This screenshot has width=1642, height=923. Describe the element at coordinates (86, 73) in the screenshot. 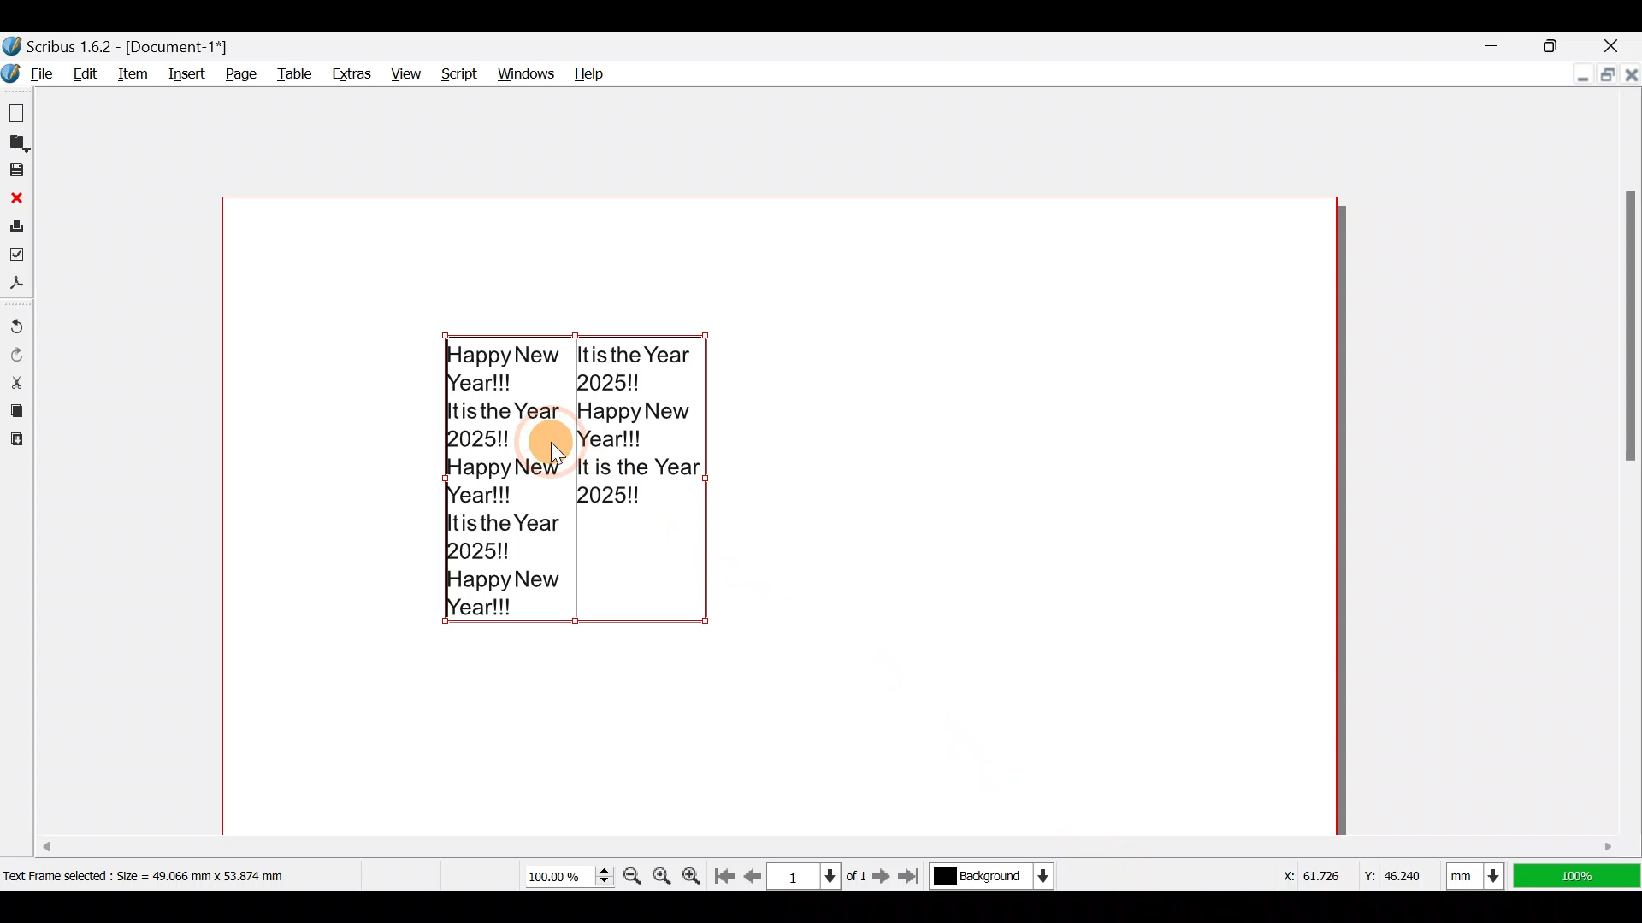

I see `Edit` at that location.